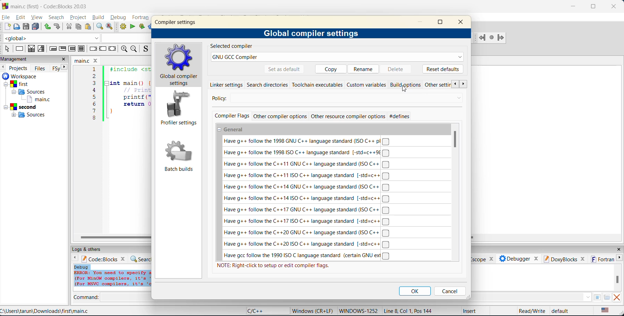  I want to click on select, so click(8, 49).